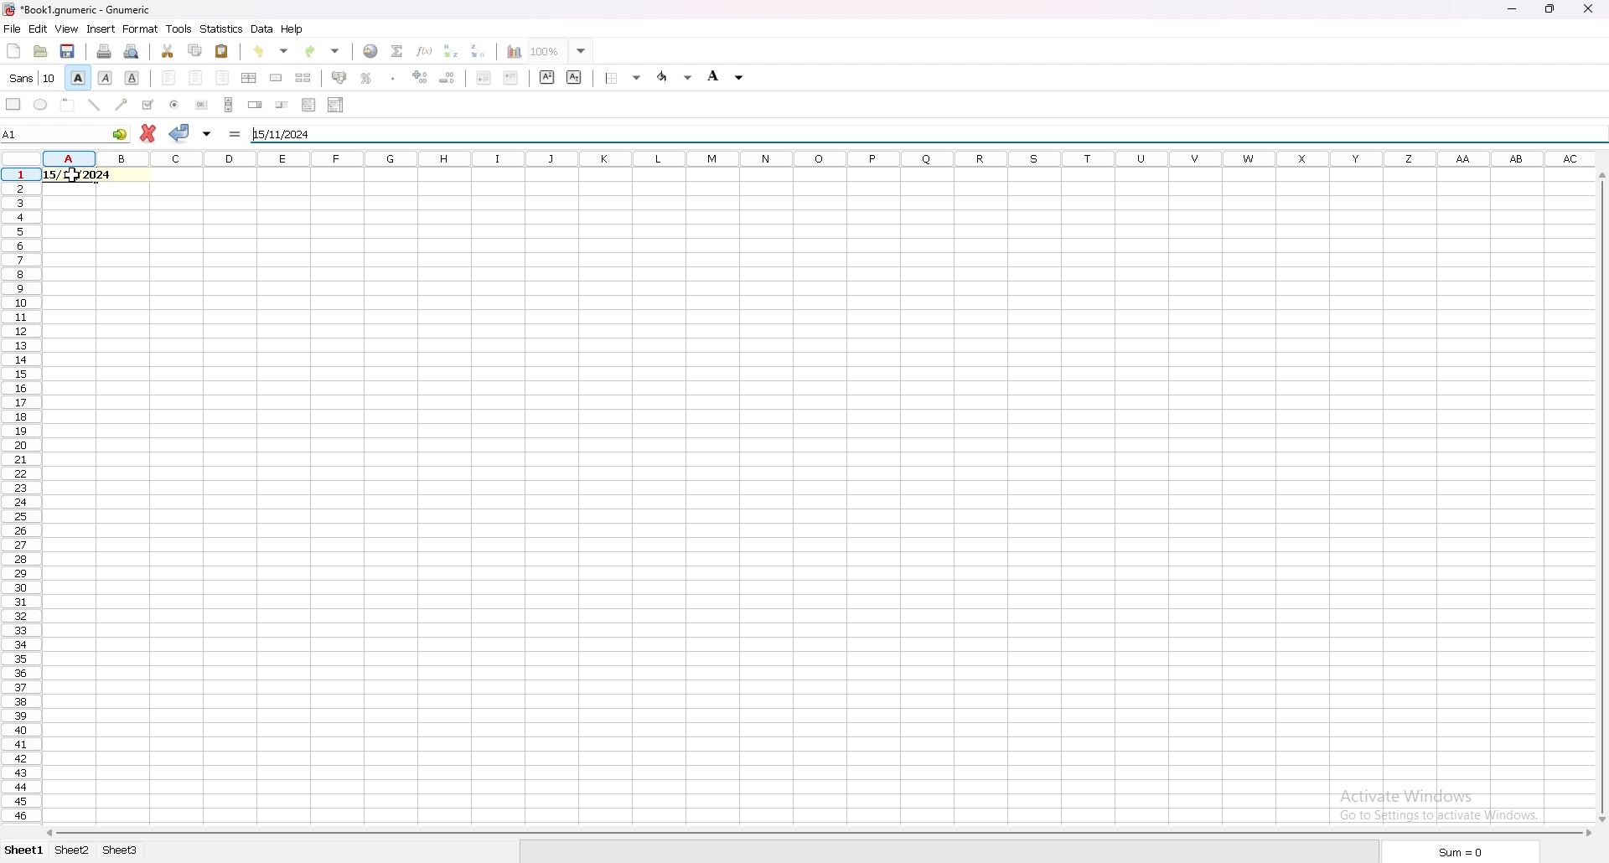 The height and width of the screenshot is (863, 1609). I want to click on sheet 2, so click(72, 850).